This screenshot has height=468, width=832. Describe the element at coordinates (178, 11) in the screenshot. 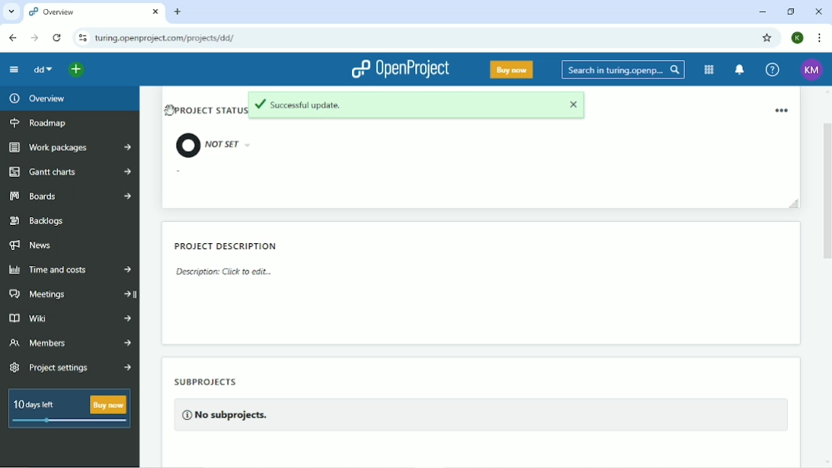

I see `New tab` at that location.